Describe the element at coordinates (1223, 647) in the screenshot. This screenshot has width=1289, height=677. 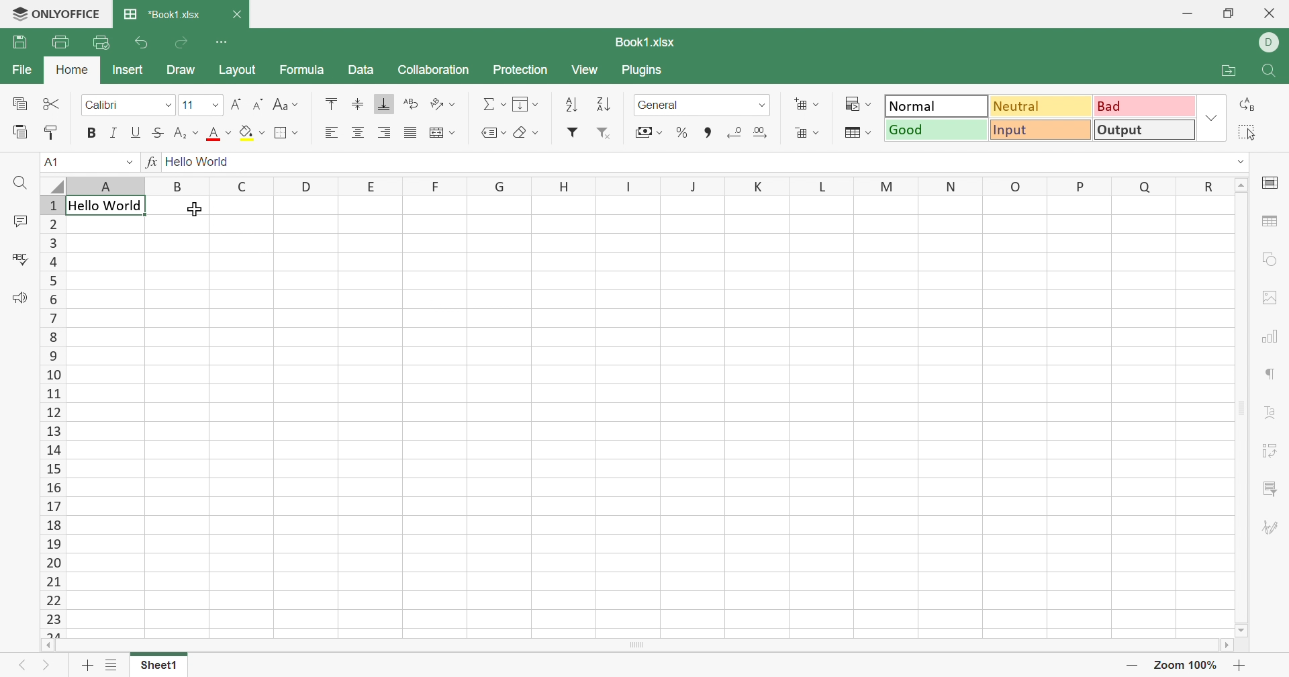
I see `Scroll Right` at that location.